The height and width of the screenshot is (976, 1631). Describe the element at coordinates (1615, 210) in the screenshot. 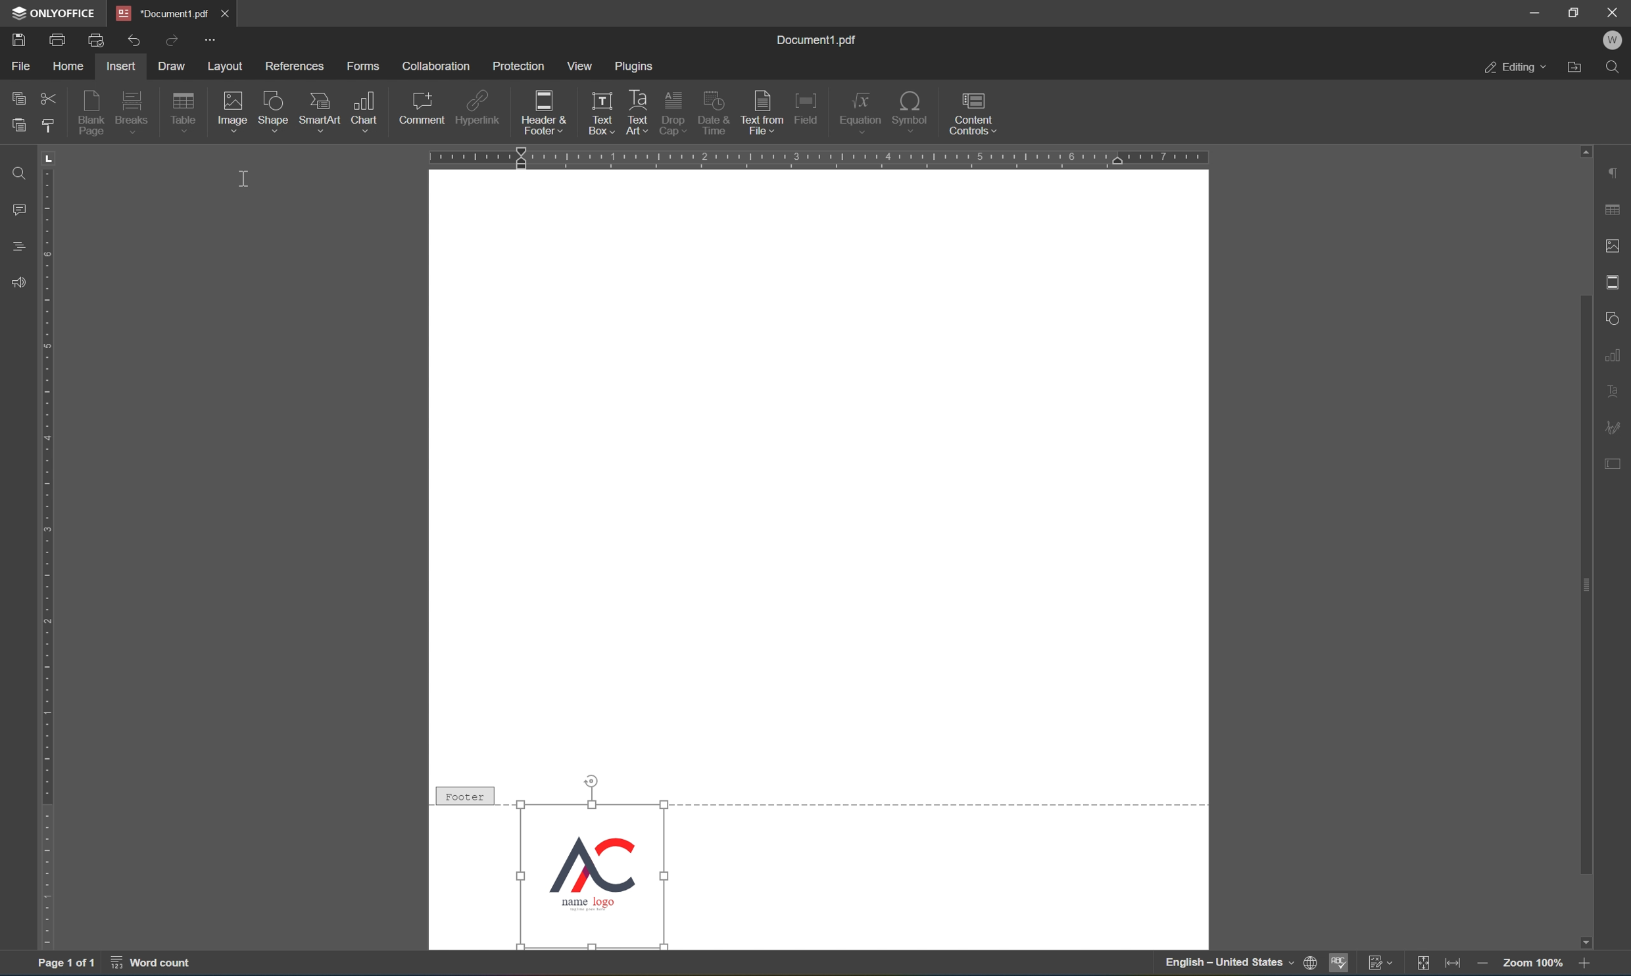

I see `tabular settings` at that location.